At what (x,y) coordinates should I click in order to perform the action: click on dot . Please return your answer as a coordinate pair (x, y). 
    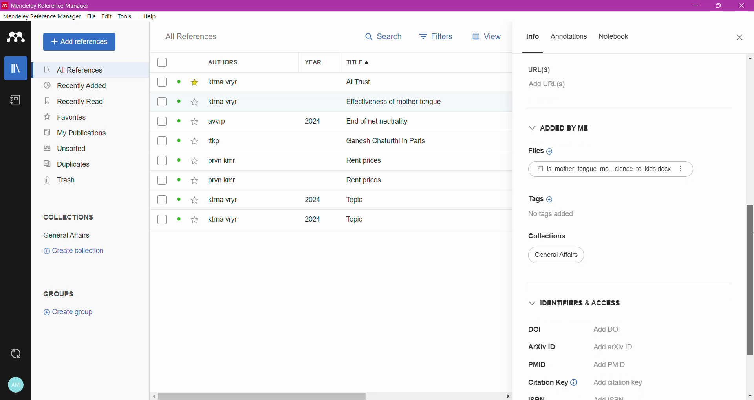
    Looking at the image, I should click on (179, 143).